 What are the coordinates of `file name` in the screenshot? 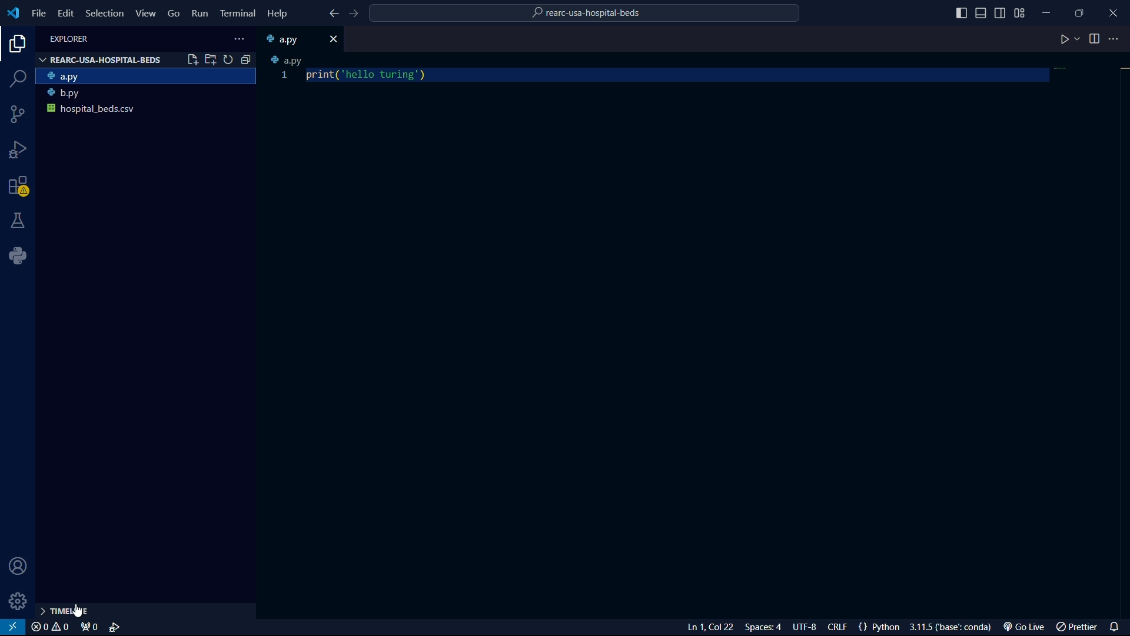 It's located at (69, 38).